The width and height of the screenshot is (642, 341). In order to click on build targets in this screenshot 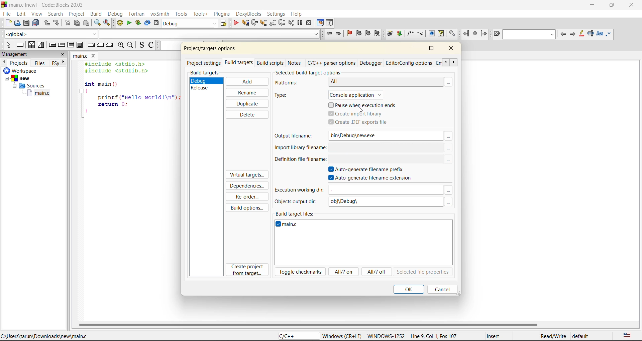, I will do `click(240, 64)`.